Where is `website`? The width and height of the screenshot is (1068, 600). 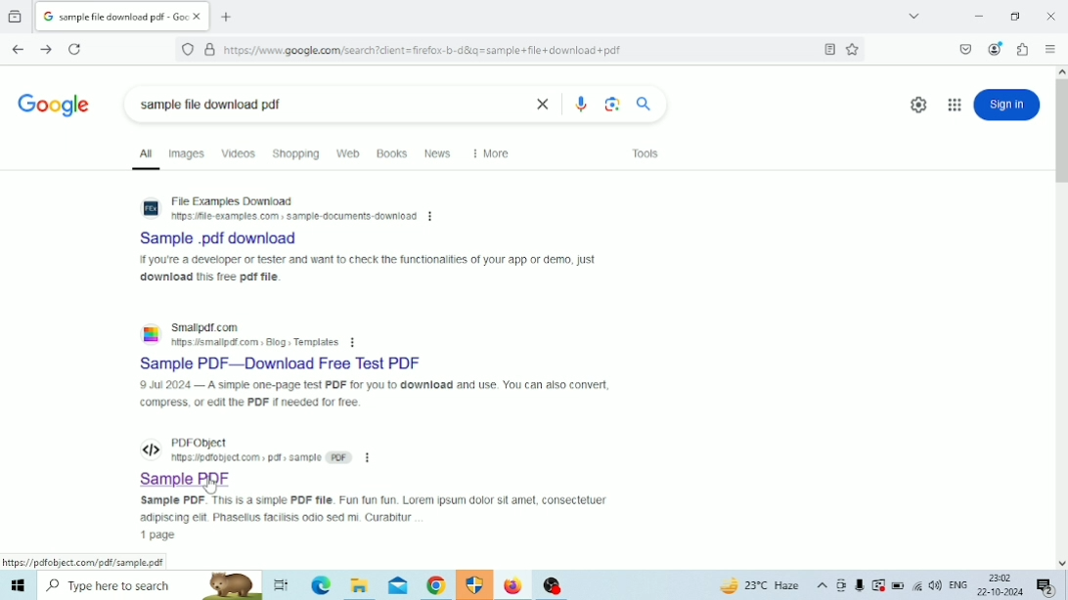 website is located at coordinates (200, 442).